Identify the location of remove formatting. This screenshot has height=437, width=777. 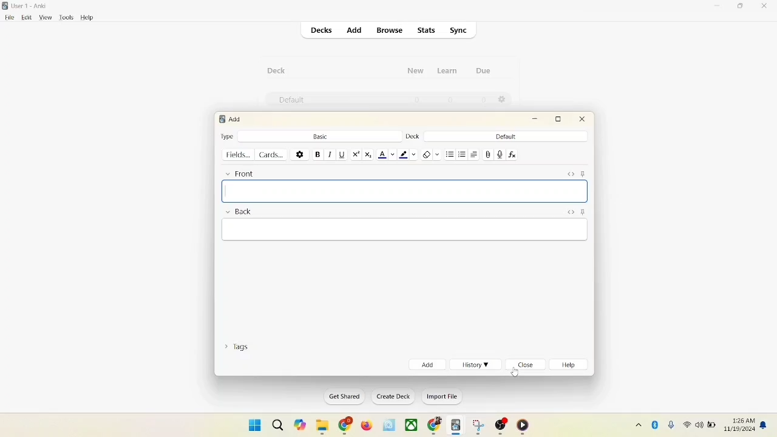
(430, 154).